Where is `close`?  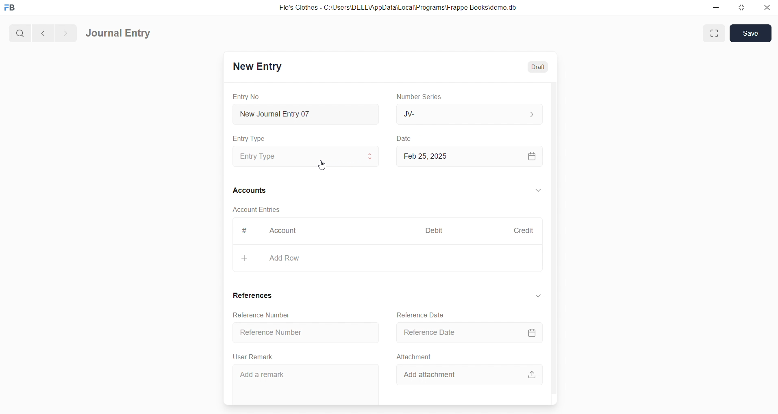
close is located at coordinates (766, 8).